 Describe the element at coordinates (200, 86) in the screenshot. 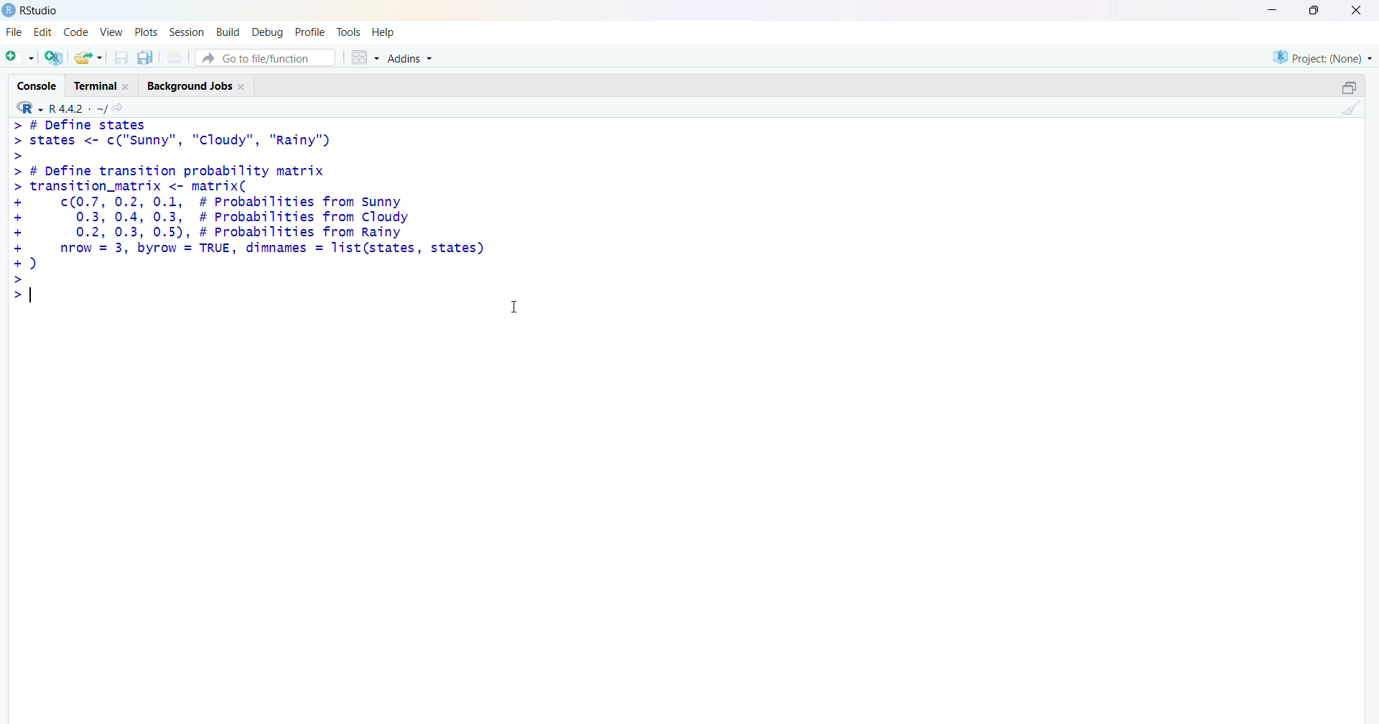

I see `background jobs` at that location.